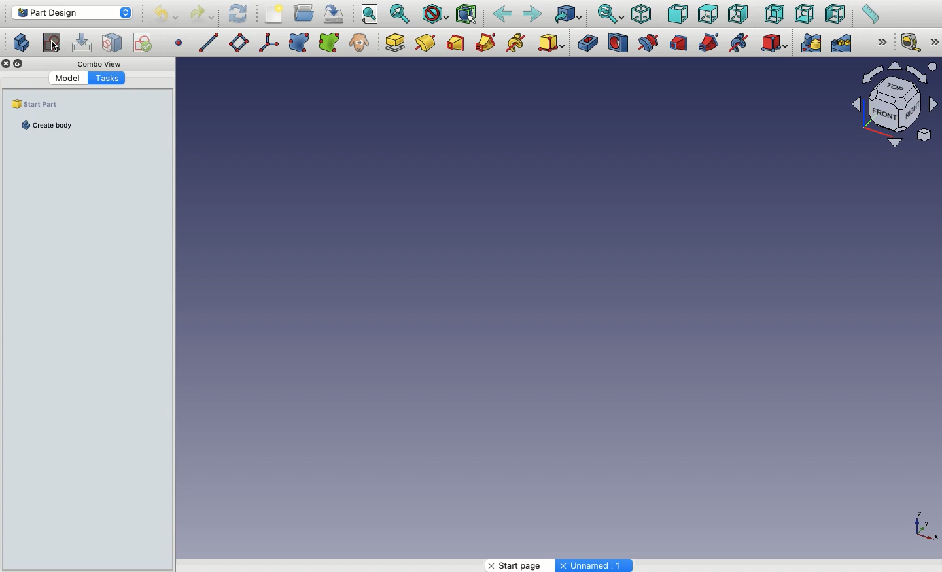 This screenshot has height=572, width=942. What do you see at coordinates (532, 14) in the screenshot?
I see `Forward` at bounding box center [532, 14].